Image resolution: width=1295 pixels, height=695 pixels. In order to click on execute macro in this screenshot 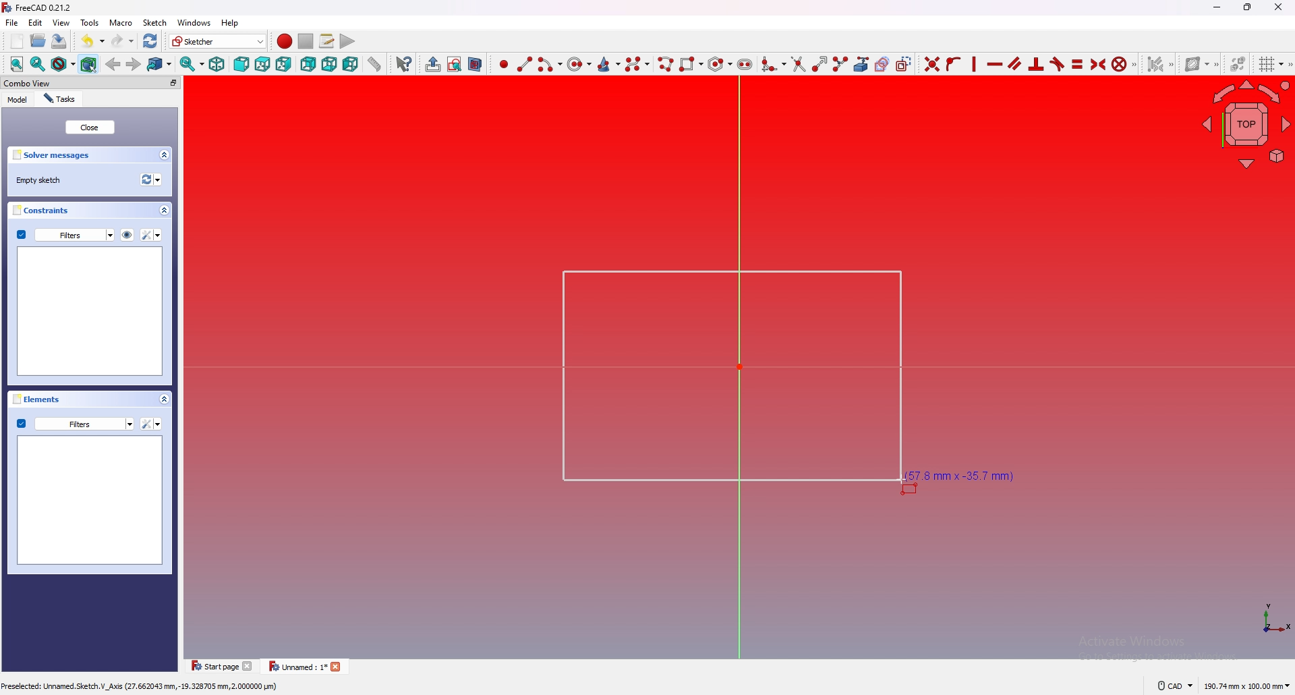, I will do `click(348, 41)`.